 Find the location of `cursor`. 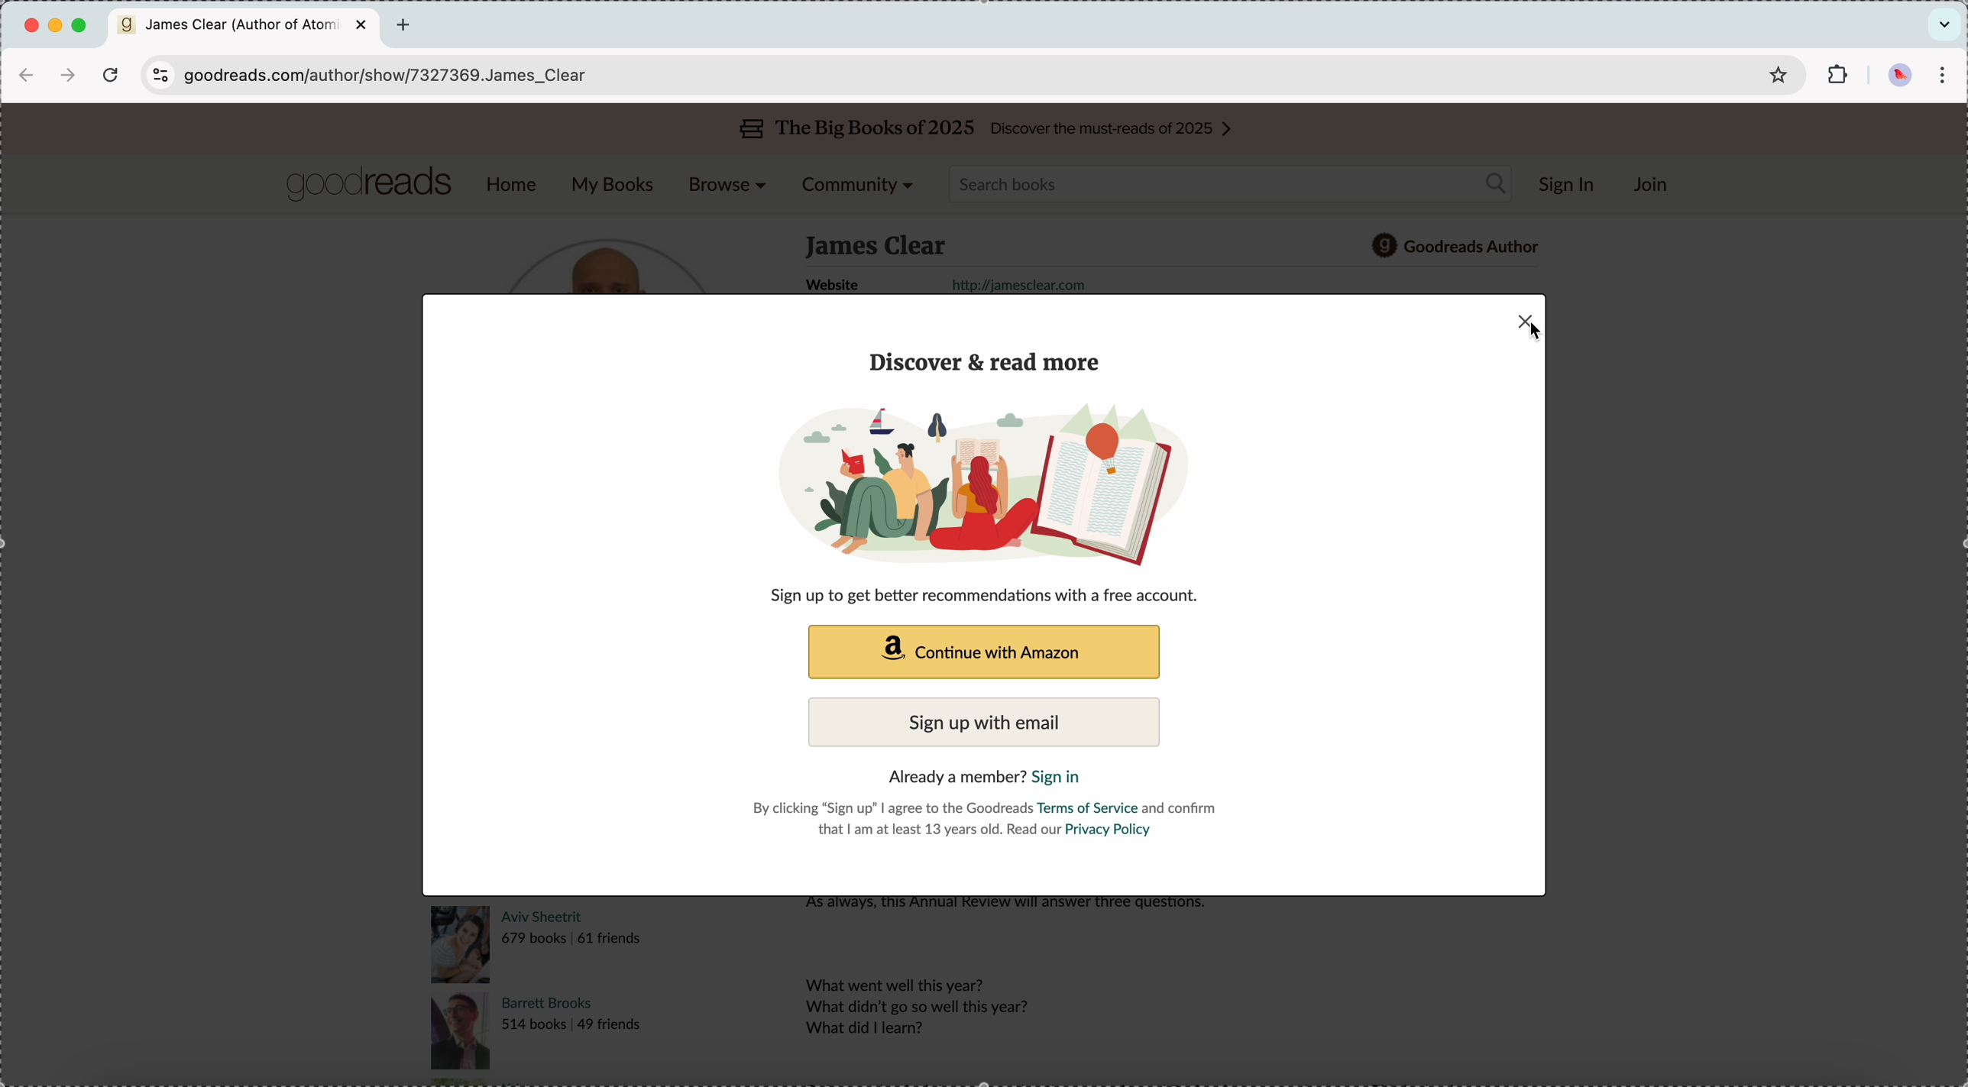

cursor is located at coordinates (1531, 332).